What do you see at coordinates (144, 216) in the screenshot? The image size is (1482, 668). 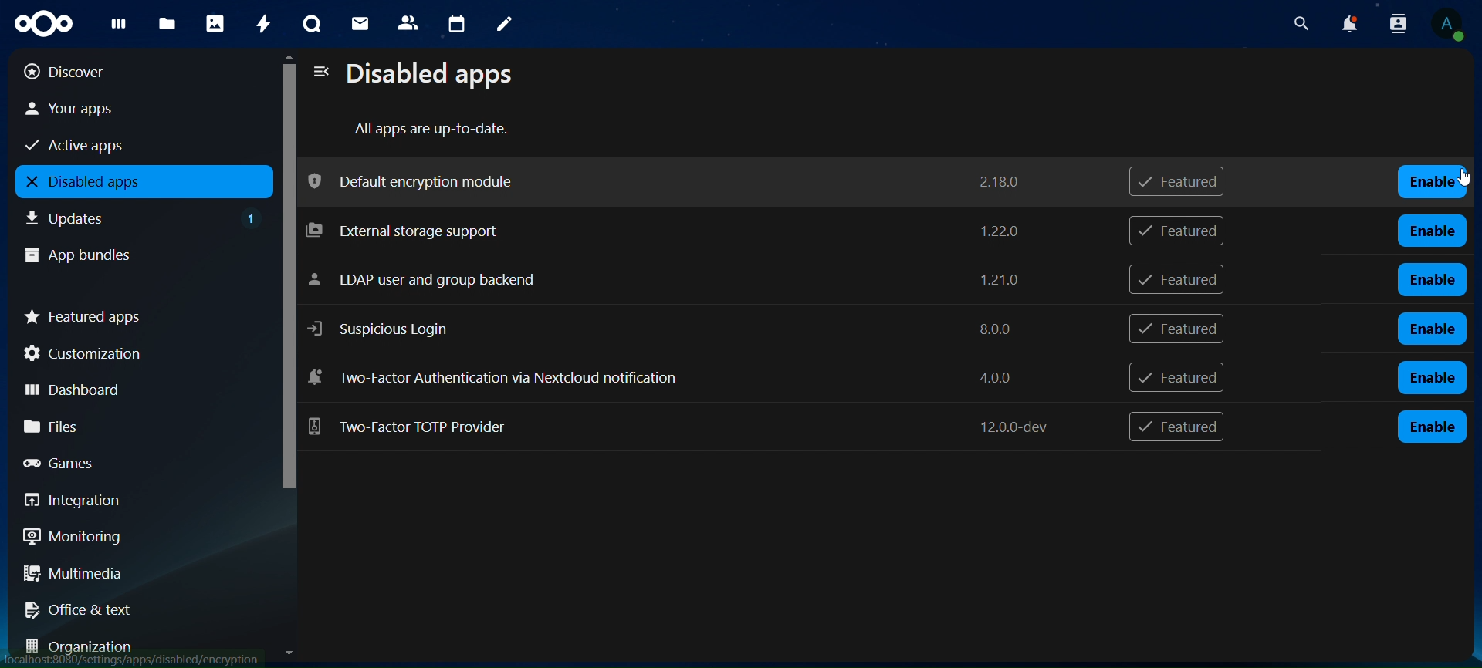 I see `updates` at bounding box center [144, 216].